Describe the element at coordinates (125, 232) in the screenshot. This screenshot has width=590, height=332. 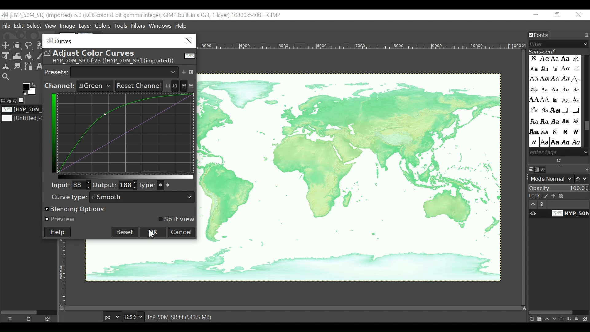
I see `Reset` at that location.